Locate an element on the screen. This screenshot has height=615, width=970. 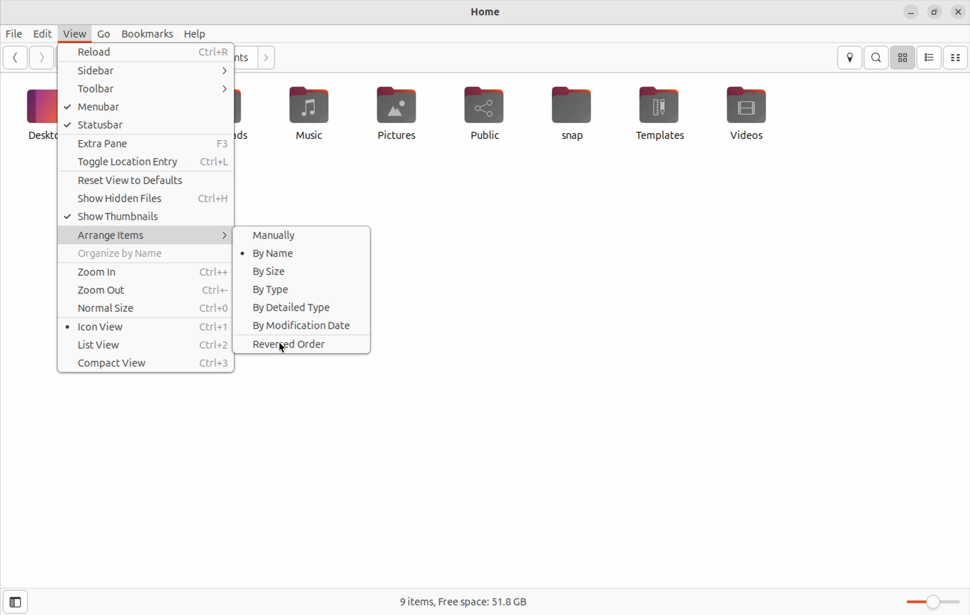
toggle location entry is located at coordinates (145, 162).